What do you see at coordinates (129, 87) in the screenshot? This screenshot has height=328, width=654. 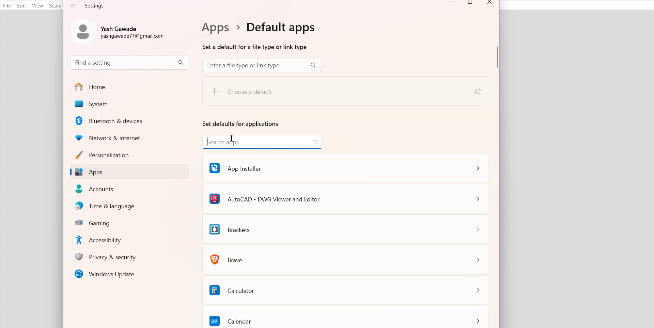 I see `Home` at bounding box center [129, 87].